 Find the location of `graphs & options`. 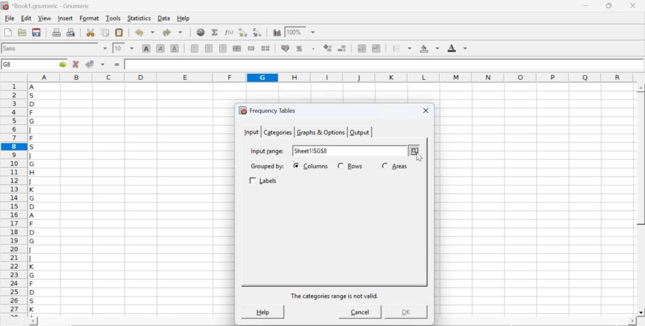

graphs & options is located at coordinates (321, 132).